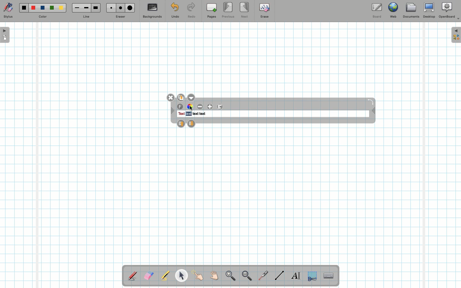 The image size is (461, 288). Describe the element at coordinates (311, 275) in the screenshot. I see `Selection` at that location.